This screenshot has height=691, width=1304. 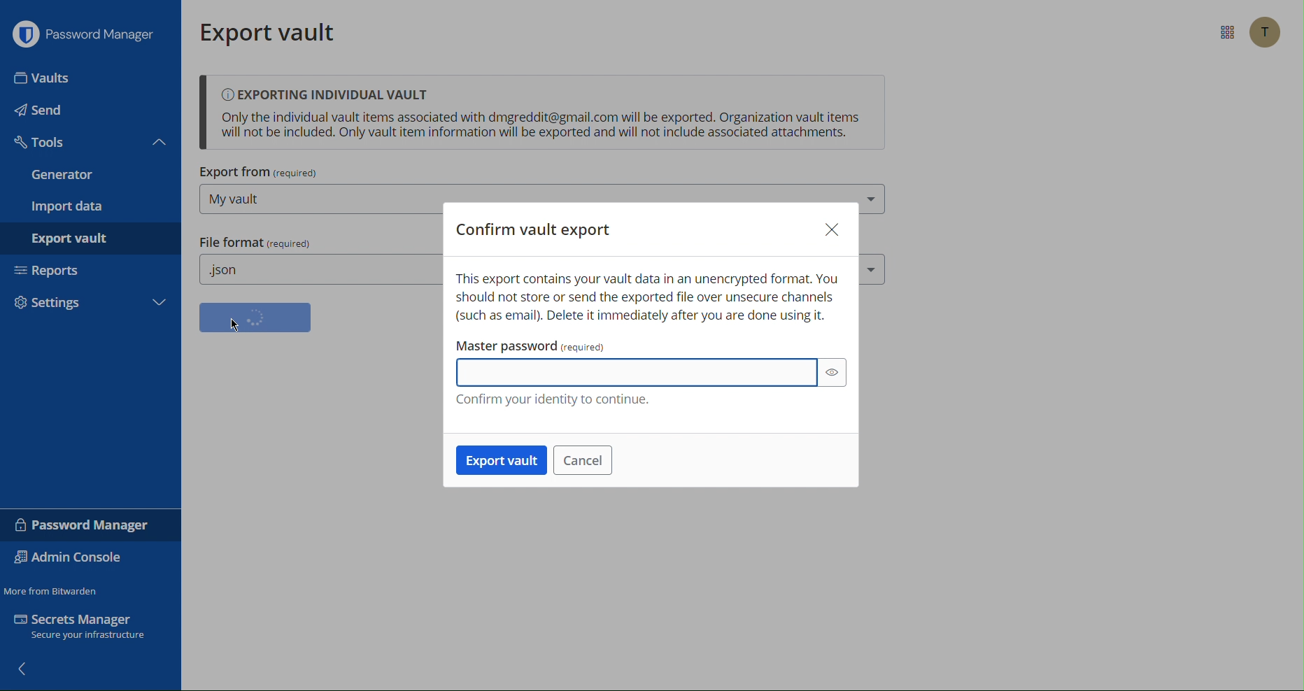 I want to click on Master password, so click(x=654, y=344).